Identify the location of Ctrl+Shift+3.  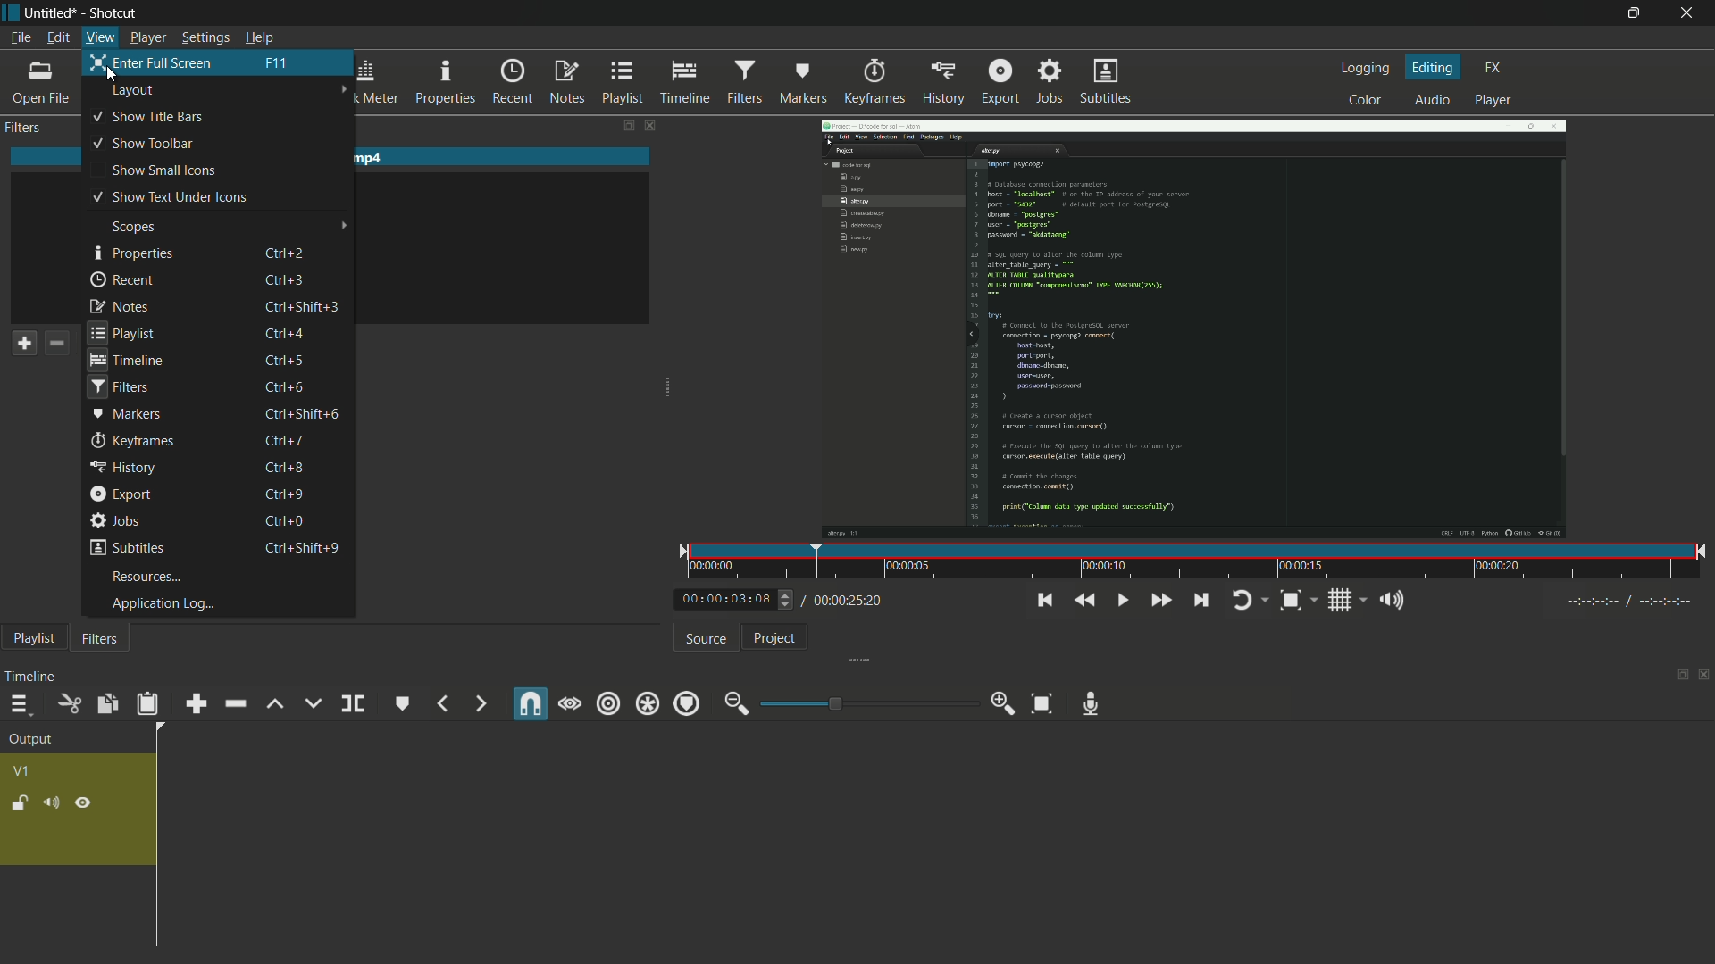
(299, 305).